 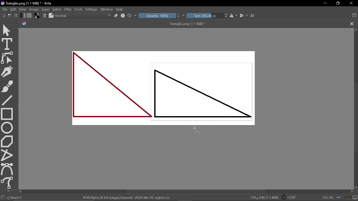 I want to click on Normal, so click(x=83, y=16).